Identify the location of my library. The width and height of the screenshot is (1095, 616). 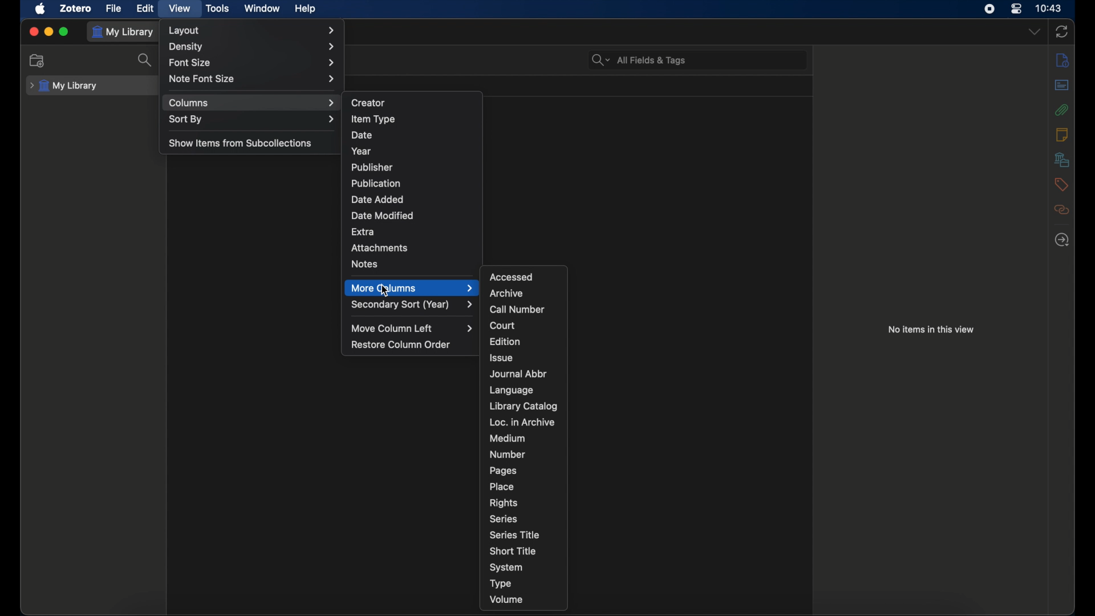
(64, 86).